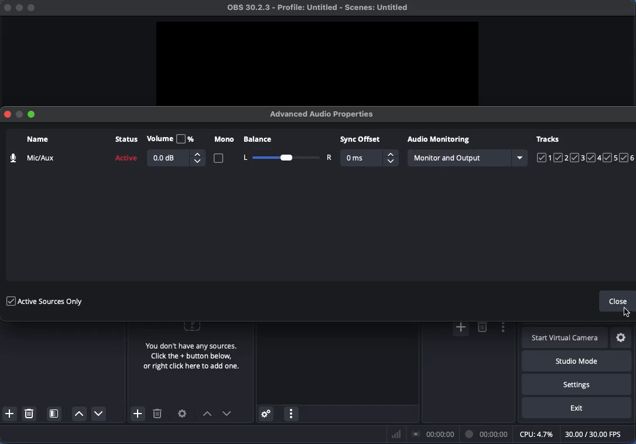 Image resolution: width=636 pixels, height=444 pixels. What do you see at coordinates (460, 329) in the screenshot?
I see `add` at bounding box center [460, 329].